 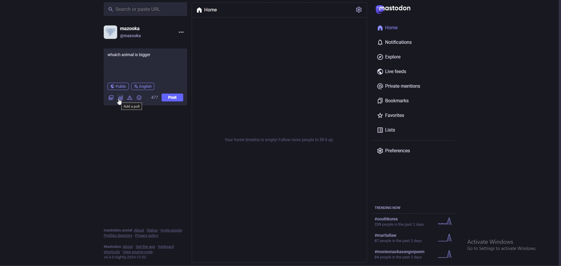 I want to click on cursor, so click(x=120, y=102).